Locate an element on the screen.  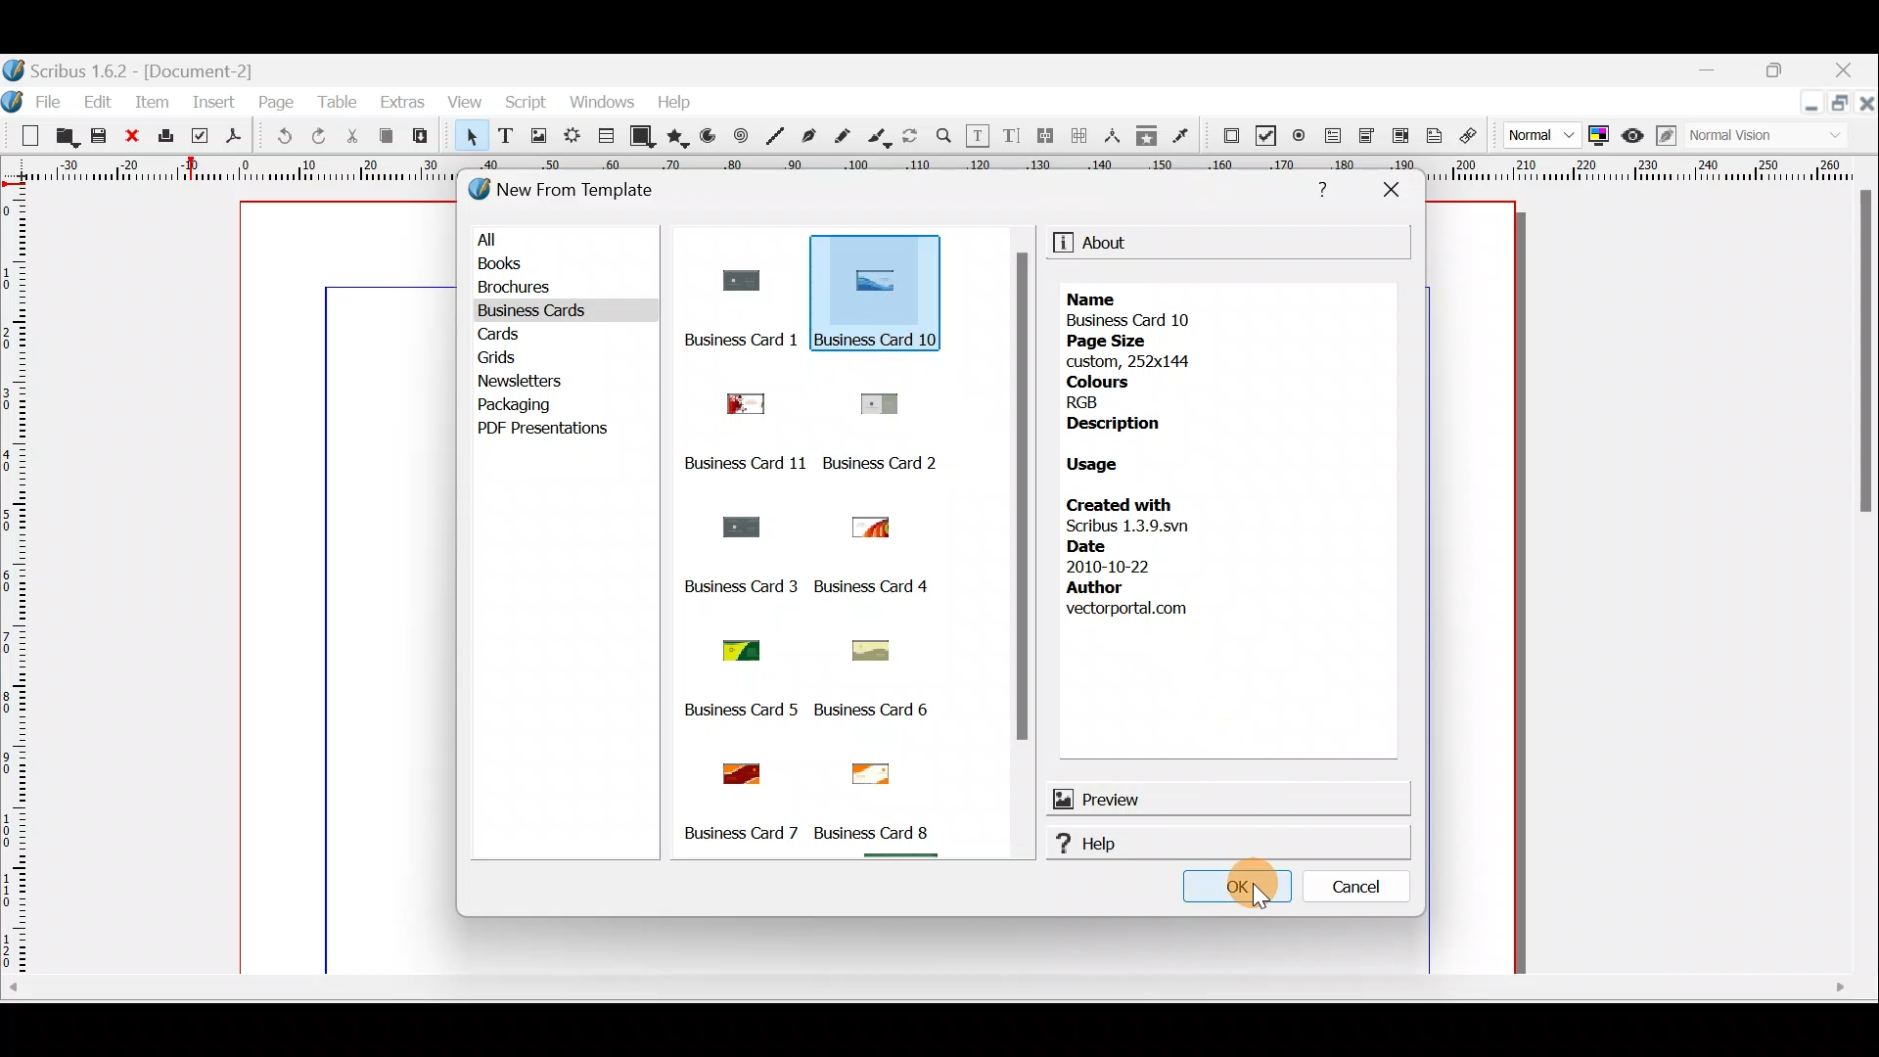
close is located at coordinates (1867, 104).